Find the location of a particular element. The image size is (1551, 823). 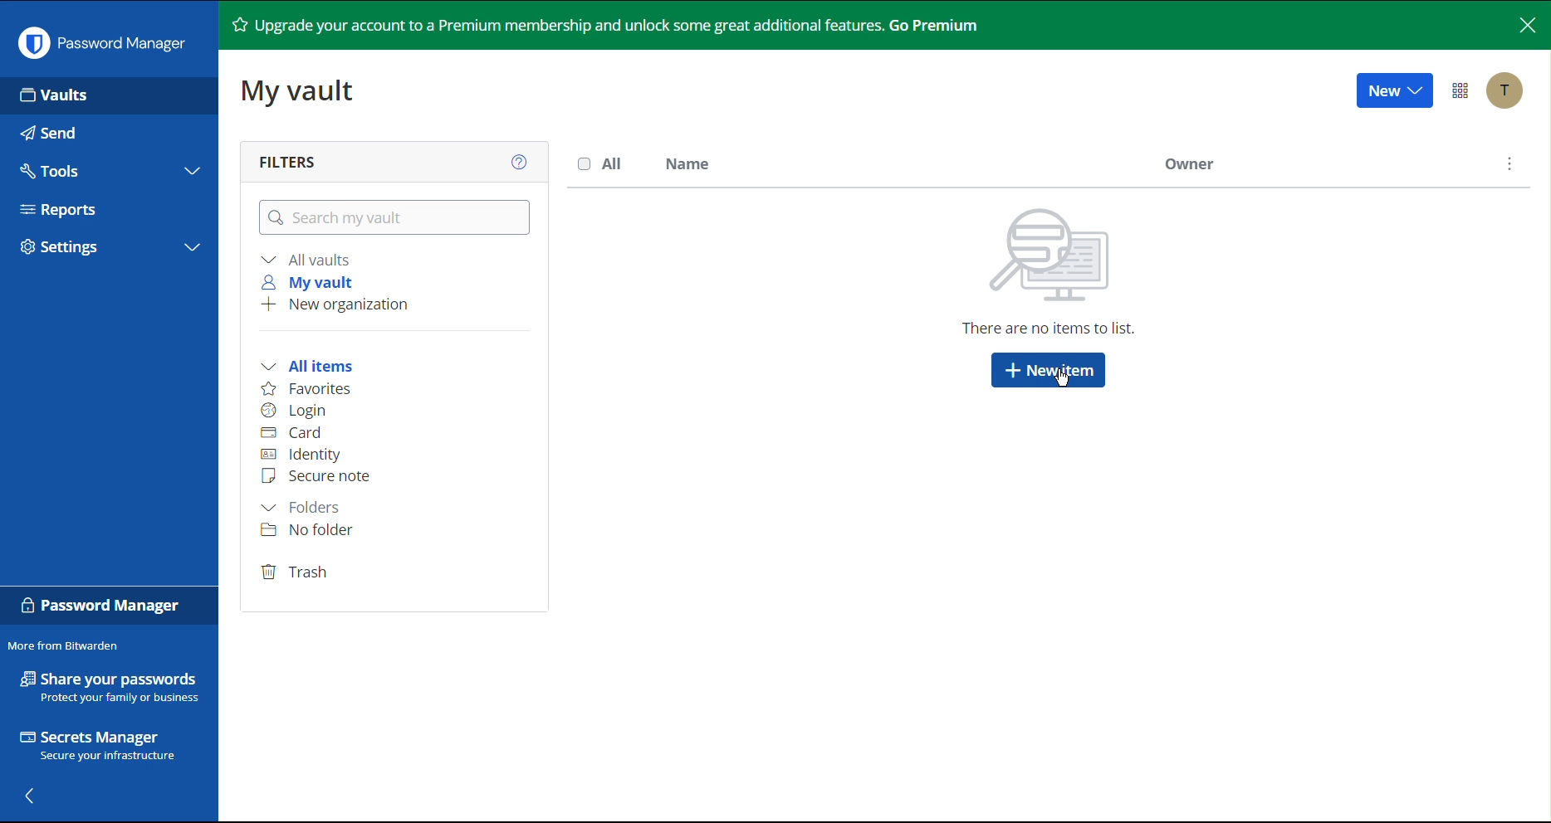

Settings is located at coordinates (104, 248).